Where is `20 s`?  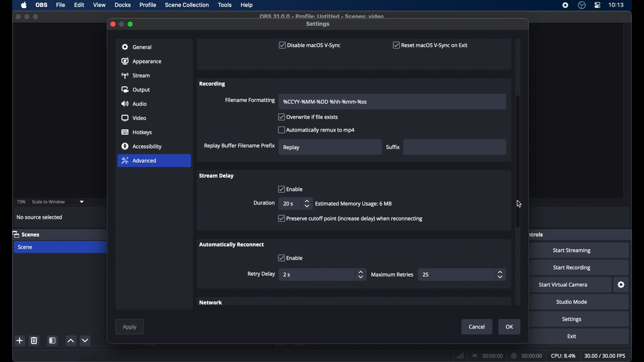
20 s is located at coordinates (288, 203).